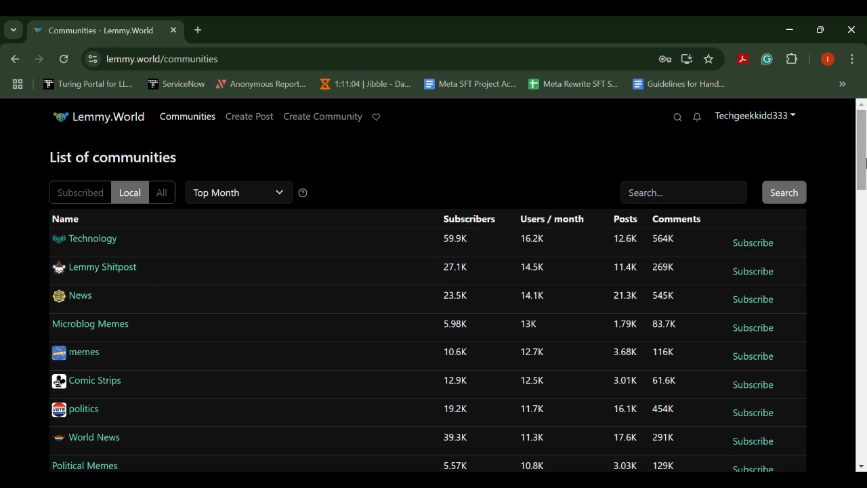 This screenshot has width=867, height=488. What do you see at coordinates (662, 296) in the screenshot?
I see `545K` at bounding box center [662, 296].